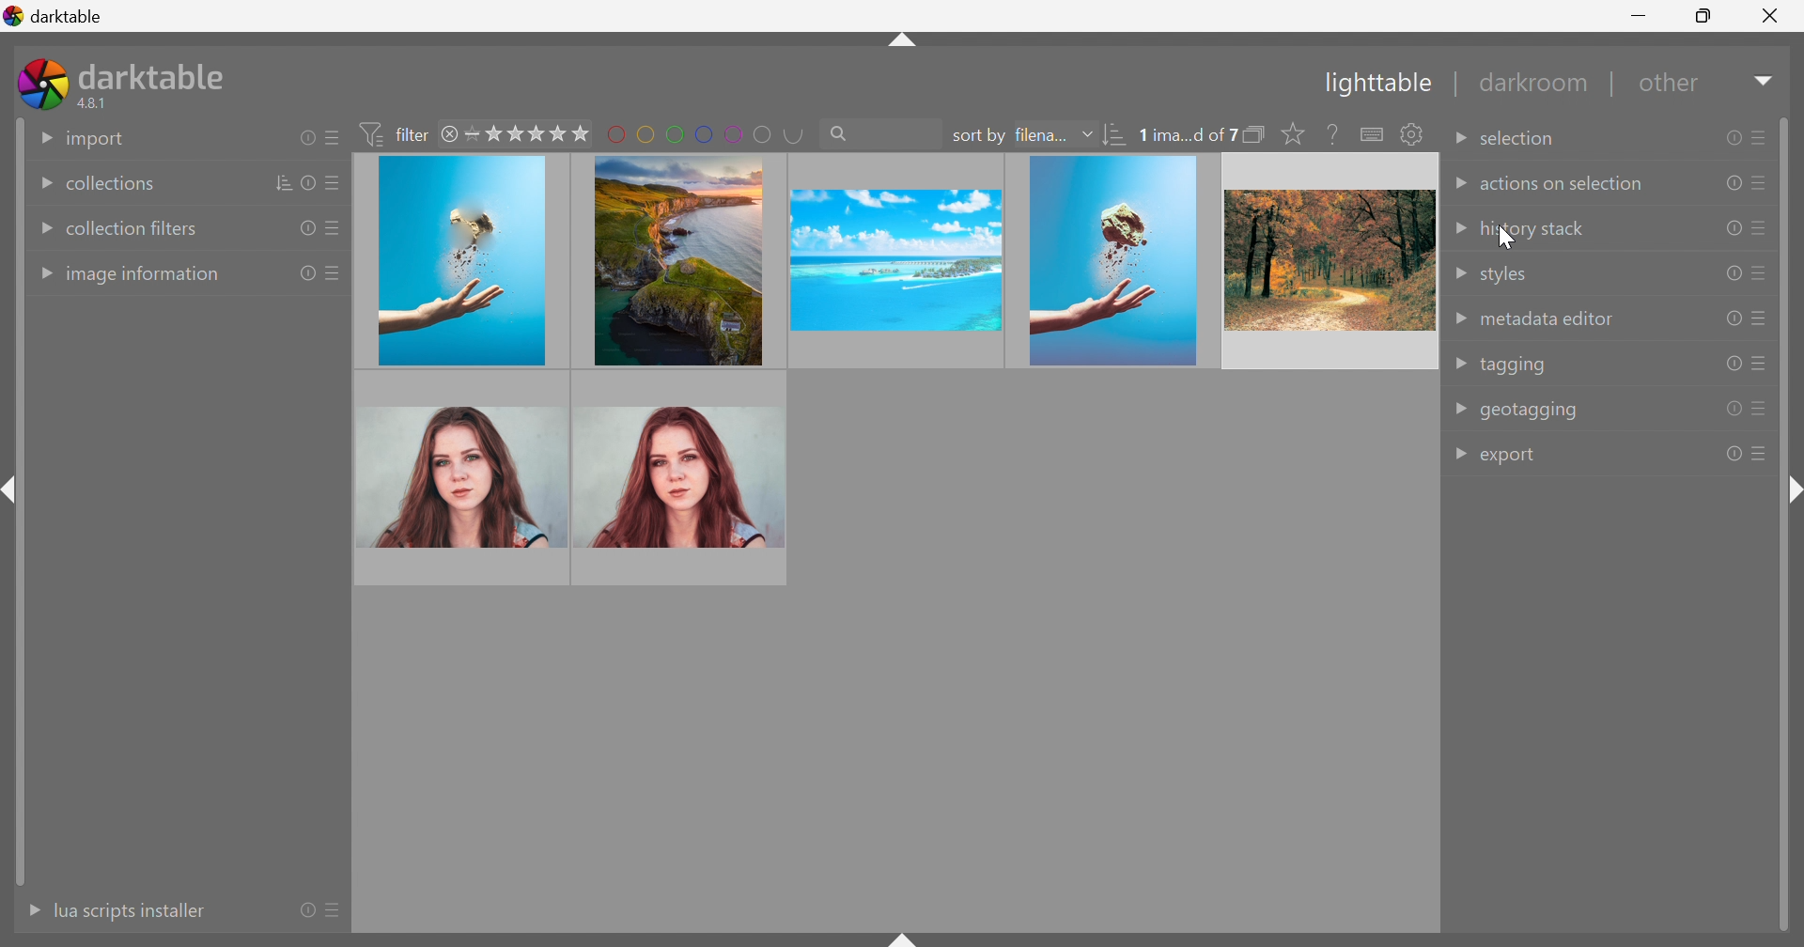 The image size is (1804, 947). I want to click on styles, so click(1507, 276).